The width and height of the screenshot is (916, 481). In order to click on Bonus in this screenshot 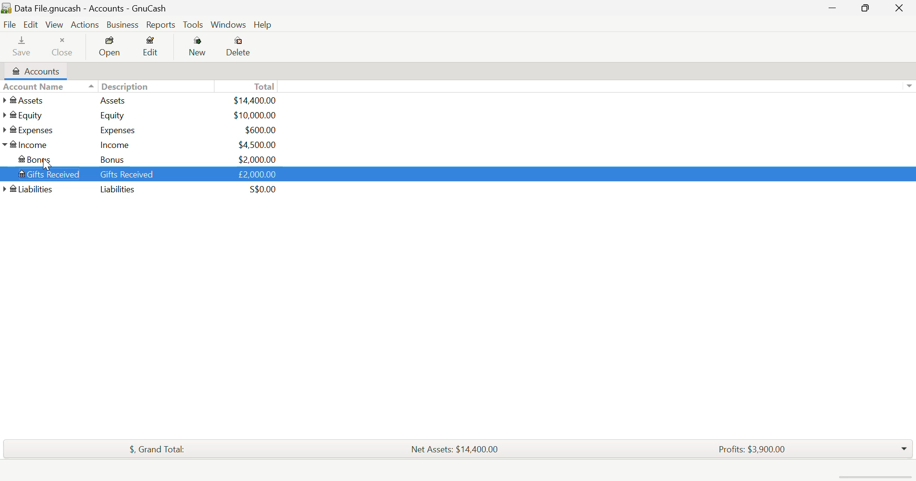, I will do `click(40, 158)`.